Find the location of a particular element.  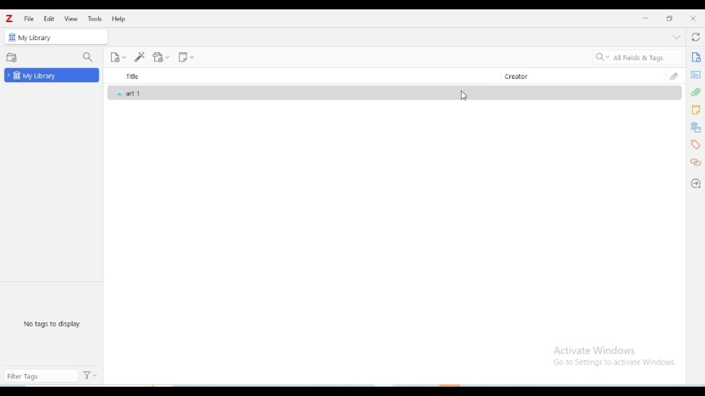

info is located at coordinates (696, 57).